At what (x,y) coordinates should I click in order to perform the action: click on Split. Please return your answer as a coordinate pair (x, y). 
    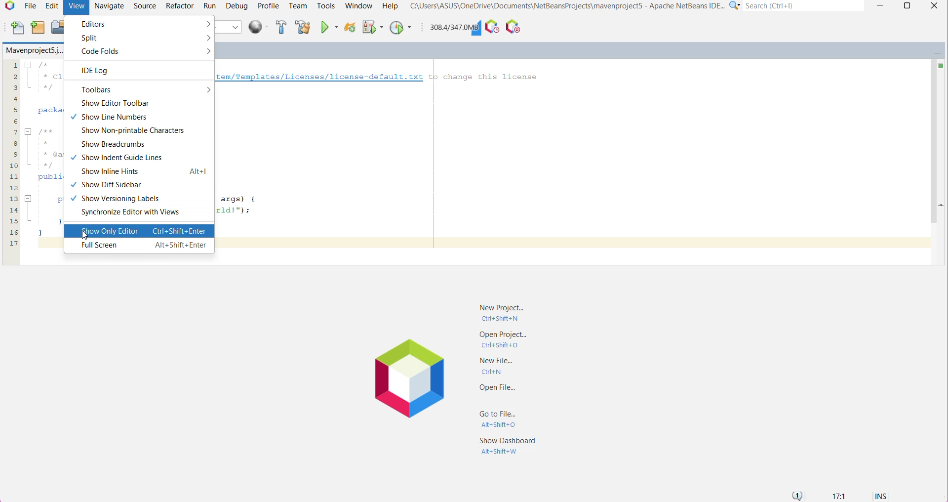
    Looking at the image, I should click on (143, 38).